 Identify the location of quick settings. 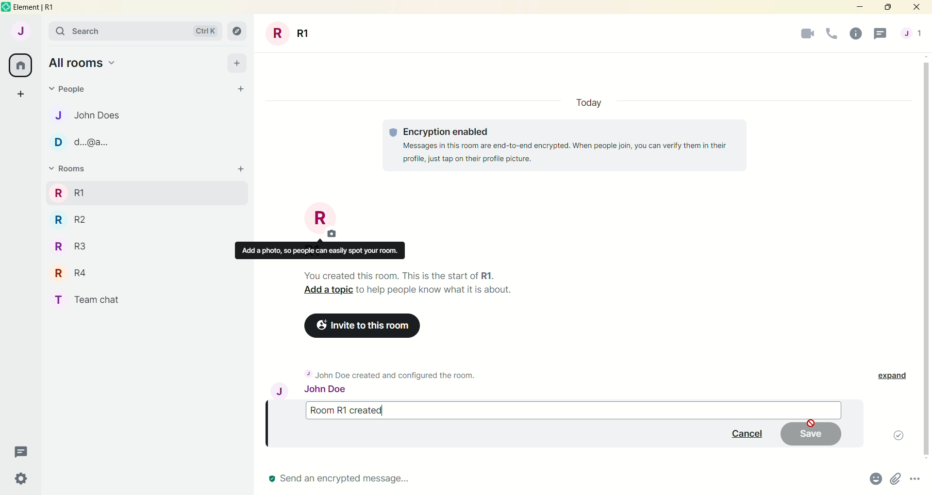
(25, 477).